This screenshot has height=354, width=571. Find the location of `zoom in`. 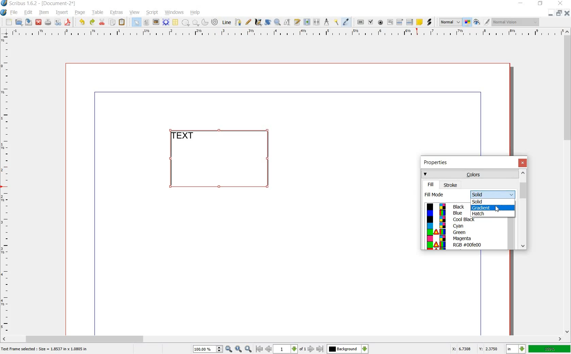

zoom in is located at coordinates (248, 349).